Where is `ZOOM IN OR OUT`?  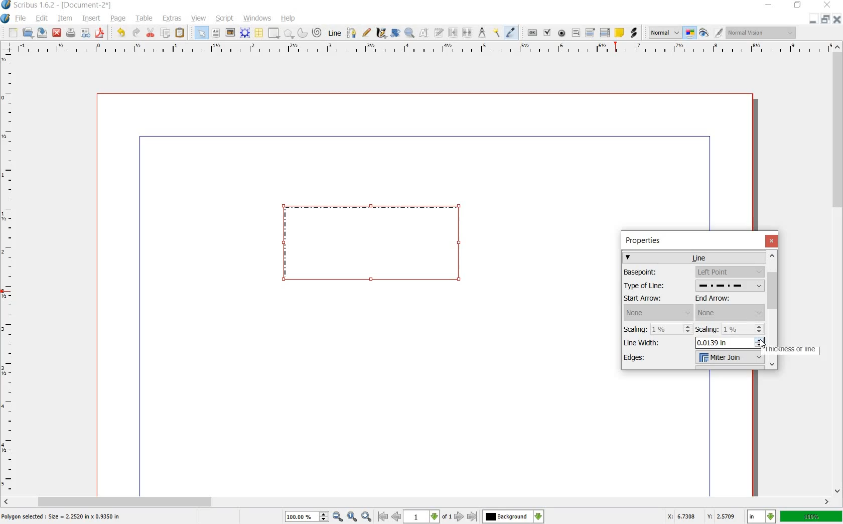
ZOOM IN OR OUT is located at coordinates (410, 32).